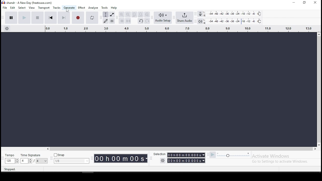 The width and height of the screenshot is (322, 181). I want to click on play at speed, so click(213, 155).